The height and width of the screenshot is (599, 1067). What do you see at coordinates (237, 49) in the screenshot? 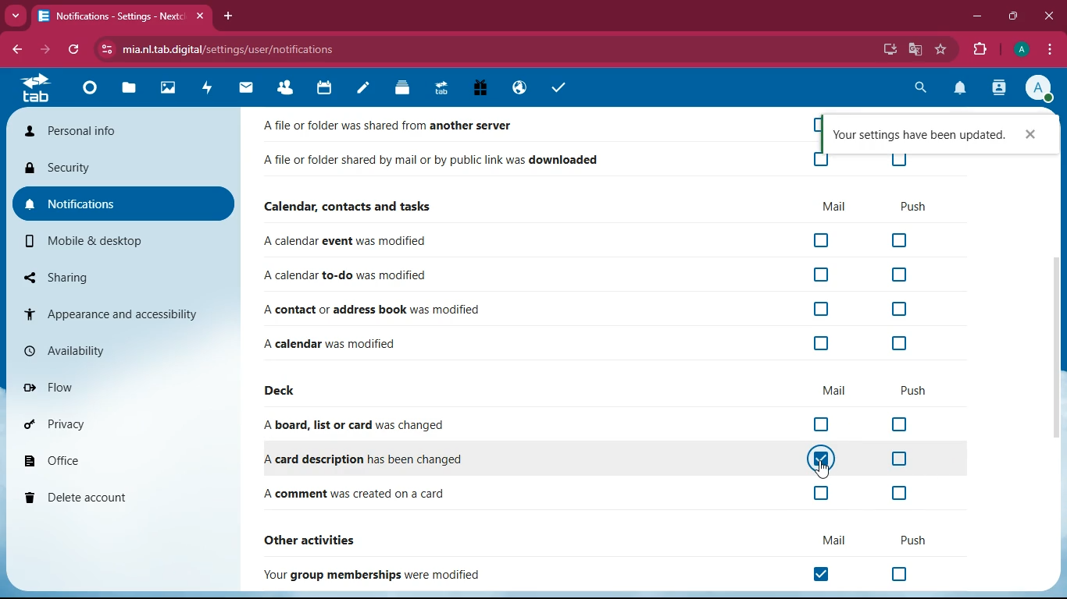
I see `mia.nl.tab.digital/settings/user/notifications` at bounding box center [237, 49].